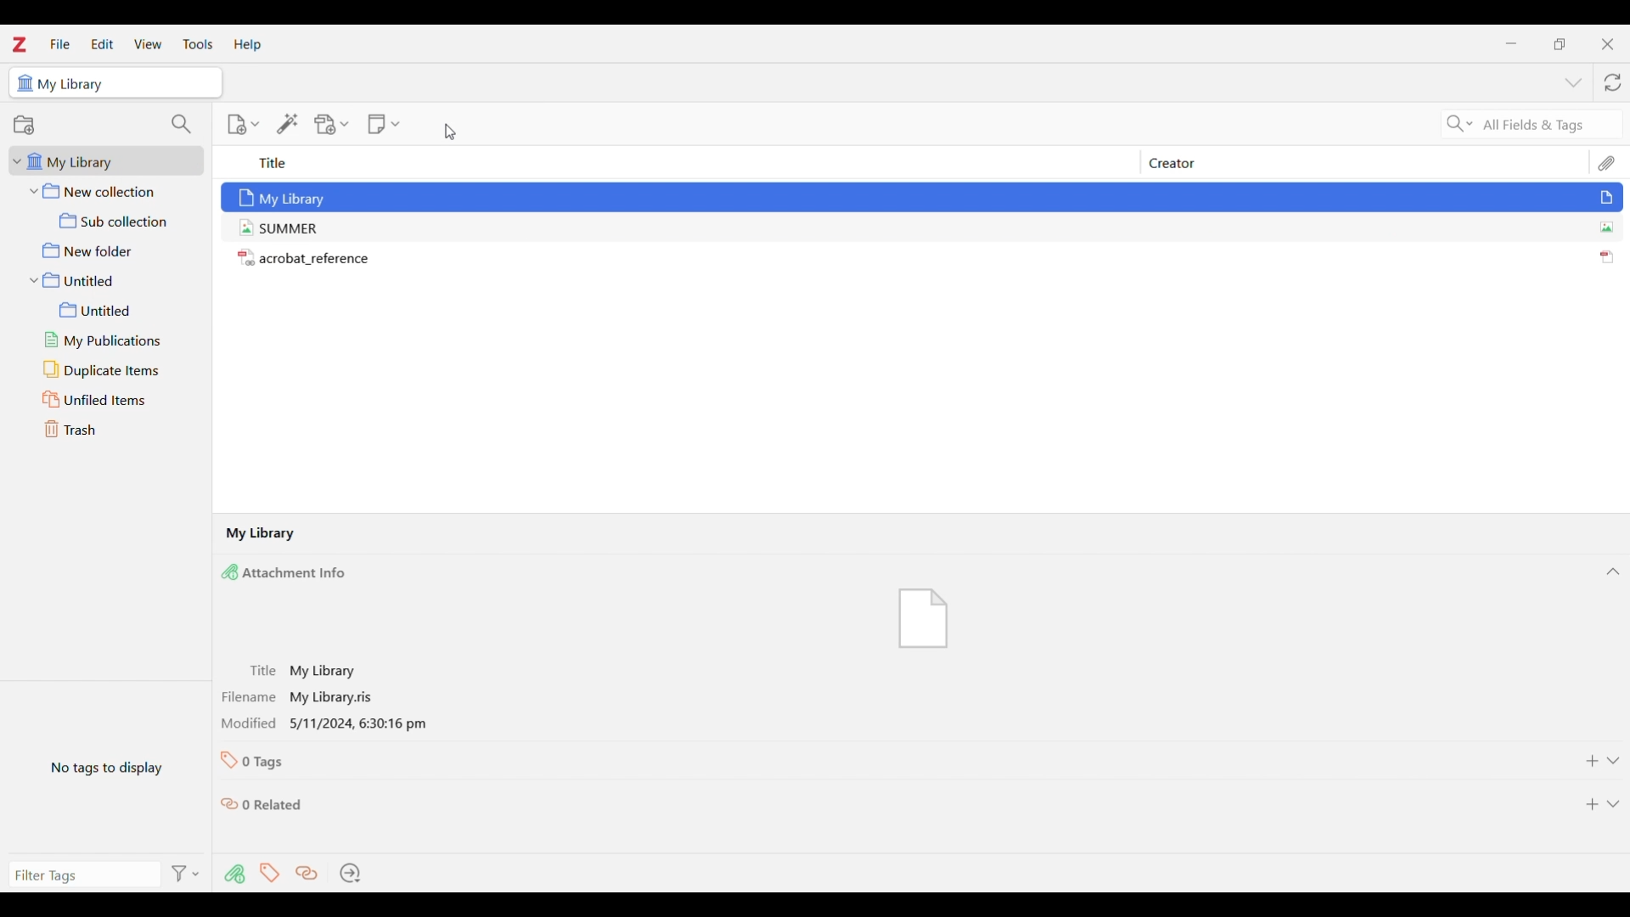  Describe the element at coordinates (278, 228) in the screenshot. I see `Summer` at that location.